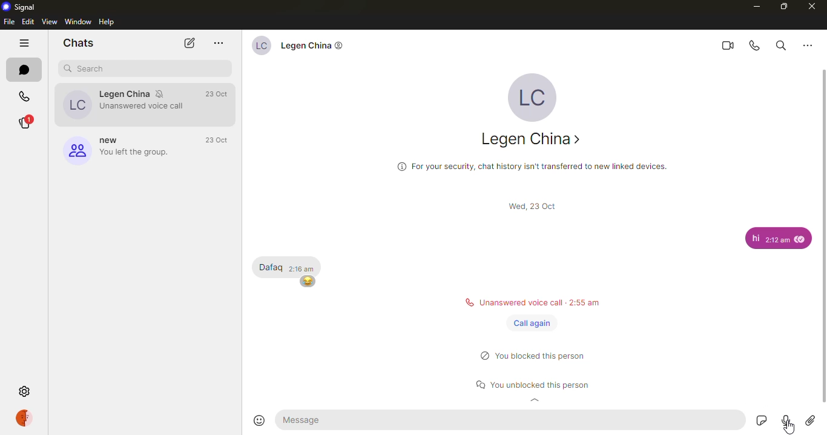 The width and height of the screenshot is (827, 435). Describe the element at coordinates (756, 420) in the screenshot. I see `stickers` at that location.